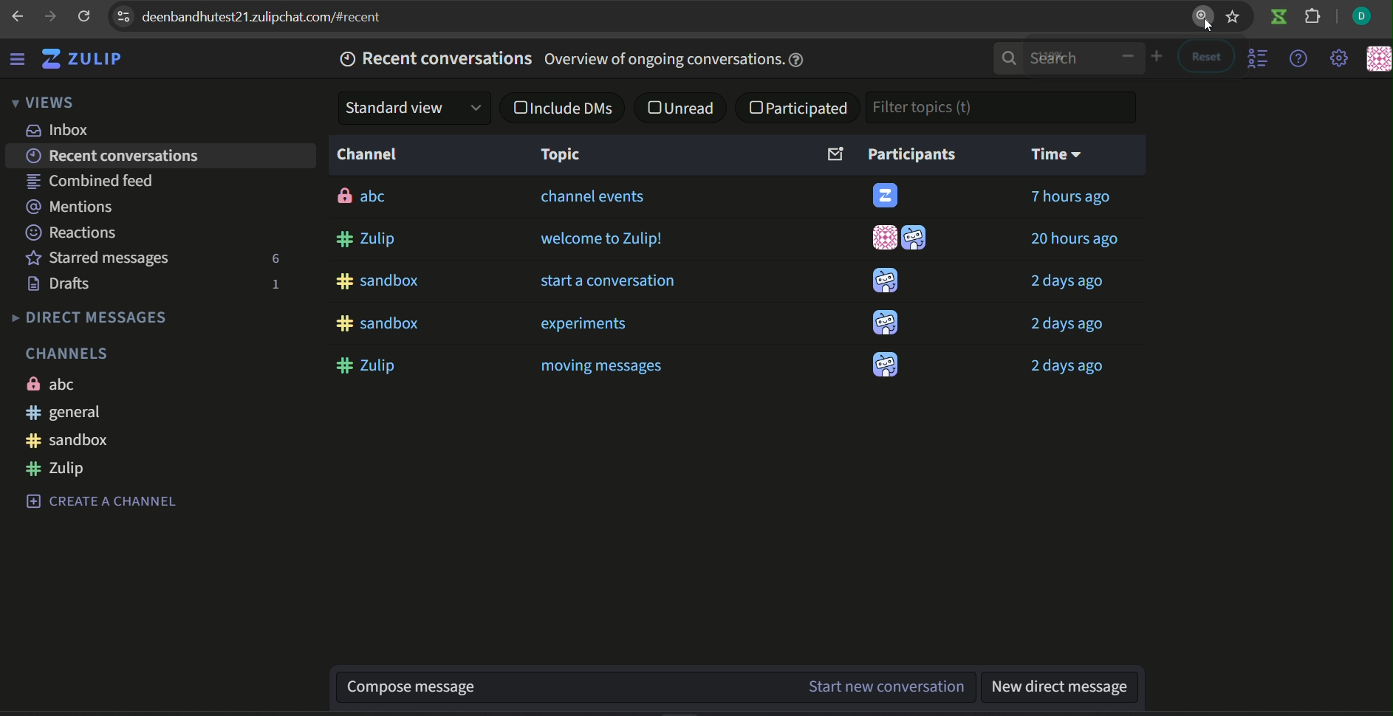 This screenshot has width=1393, height=716. Describe the element at coordinates (885, 323) in the screenshot. I see `icon` at that location.